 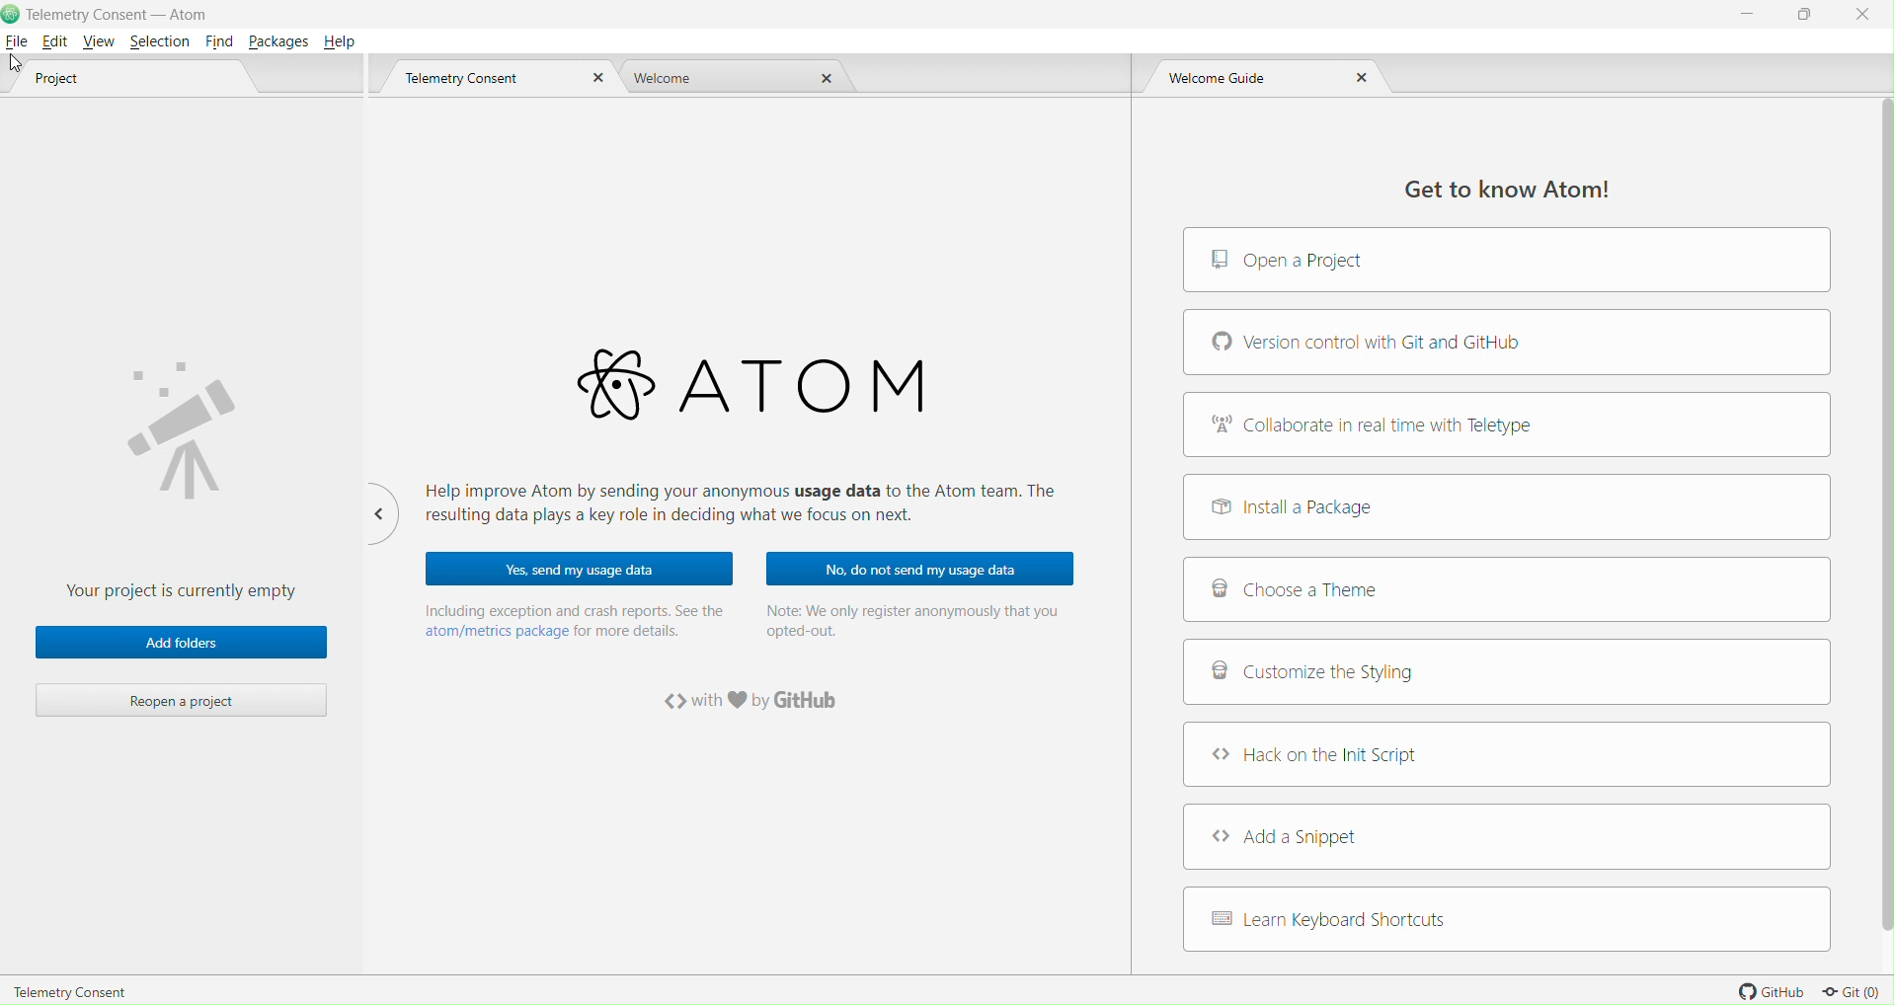 What do you see at coordinates (217, 41) in the screenshot?
I see `Find` at bounding box center [217, 41].